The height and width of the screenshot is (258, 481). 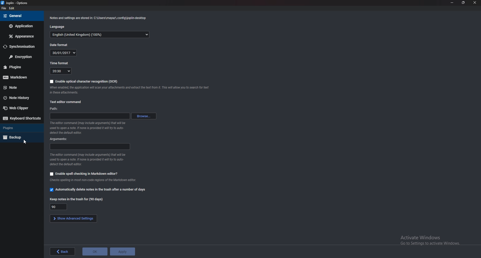 What do you see at coordinates (21, 76) in the screenshot?
I see `Markdown` at bounding box center [21, 76].